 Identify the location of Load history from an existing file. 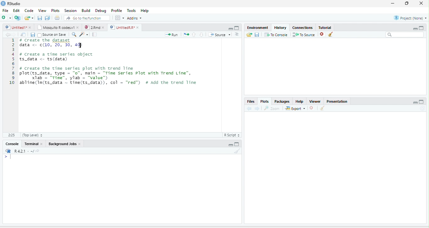
(249, 35).